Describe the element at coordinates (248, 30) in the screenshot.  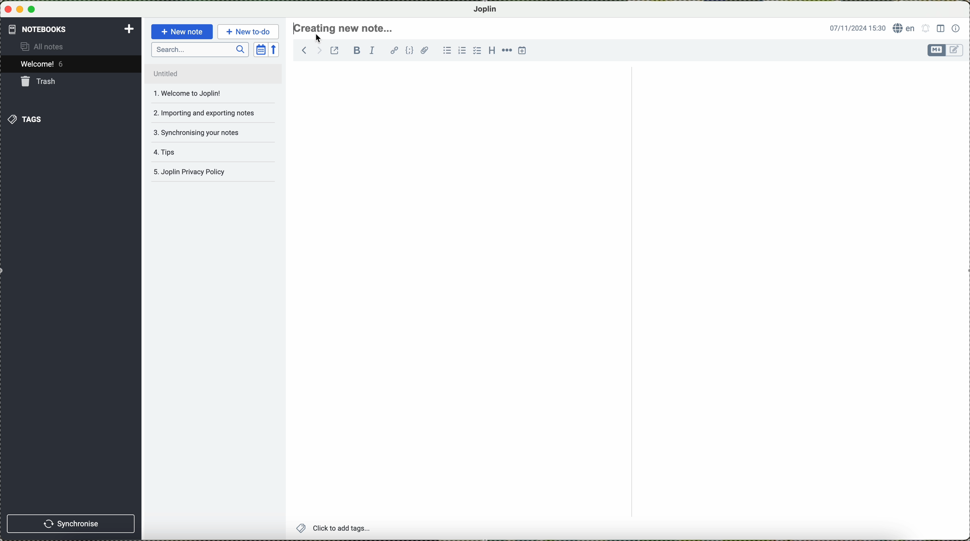
I see `new to-do` at that location.